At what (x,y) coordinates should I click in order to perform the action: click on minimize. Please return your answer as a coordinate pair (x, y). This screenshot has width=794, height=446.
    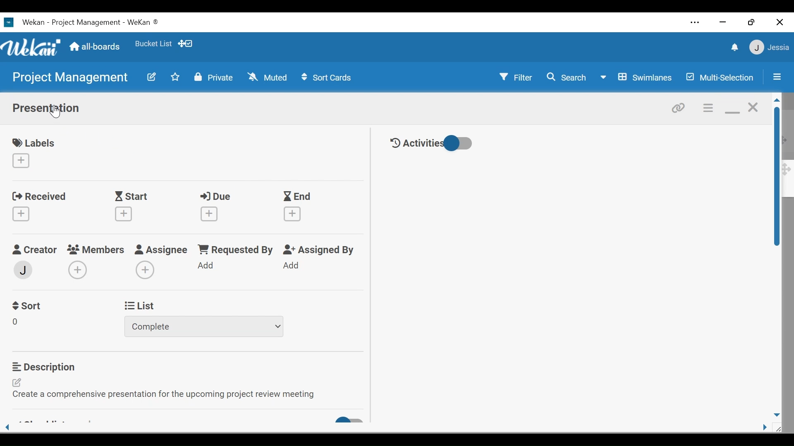
    Looking at the image, I should click on (732, 108).